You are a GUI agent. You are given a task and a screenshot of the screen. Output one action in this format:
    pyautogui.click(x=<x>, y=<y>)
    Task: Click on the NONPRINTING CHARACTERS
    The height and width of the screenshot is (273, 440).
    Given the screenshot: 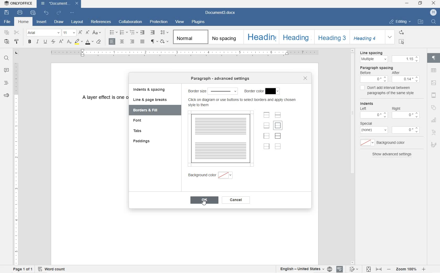 What is the action you would take?
    pyautogui.click(x=154, y=42)
    